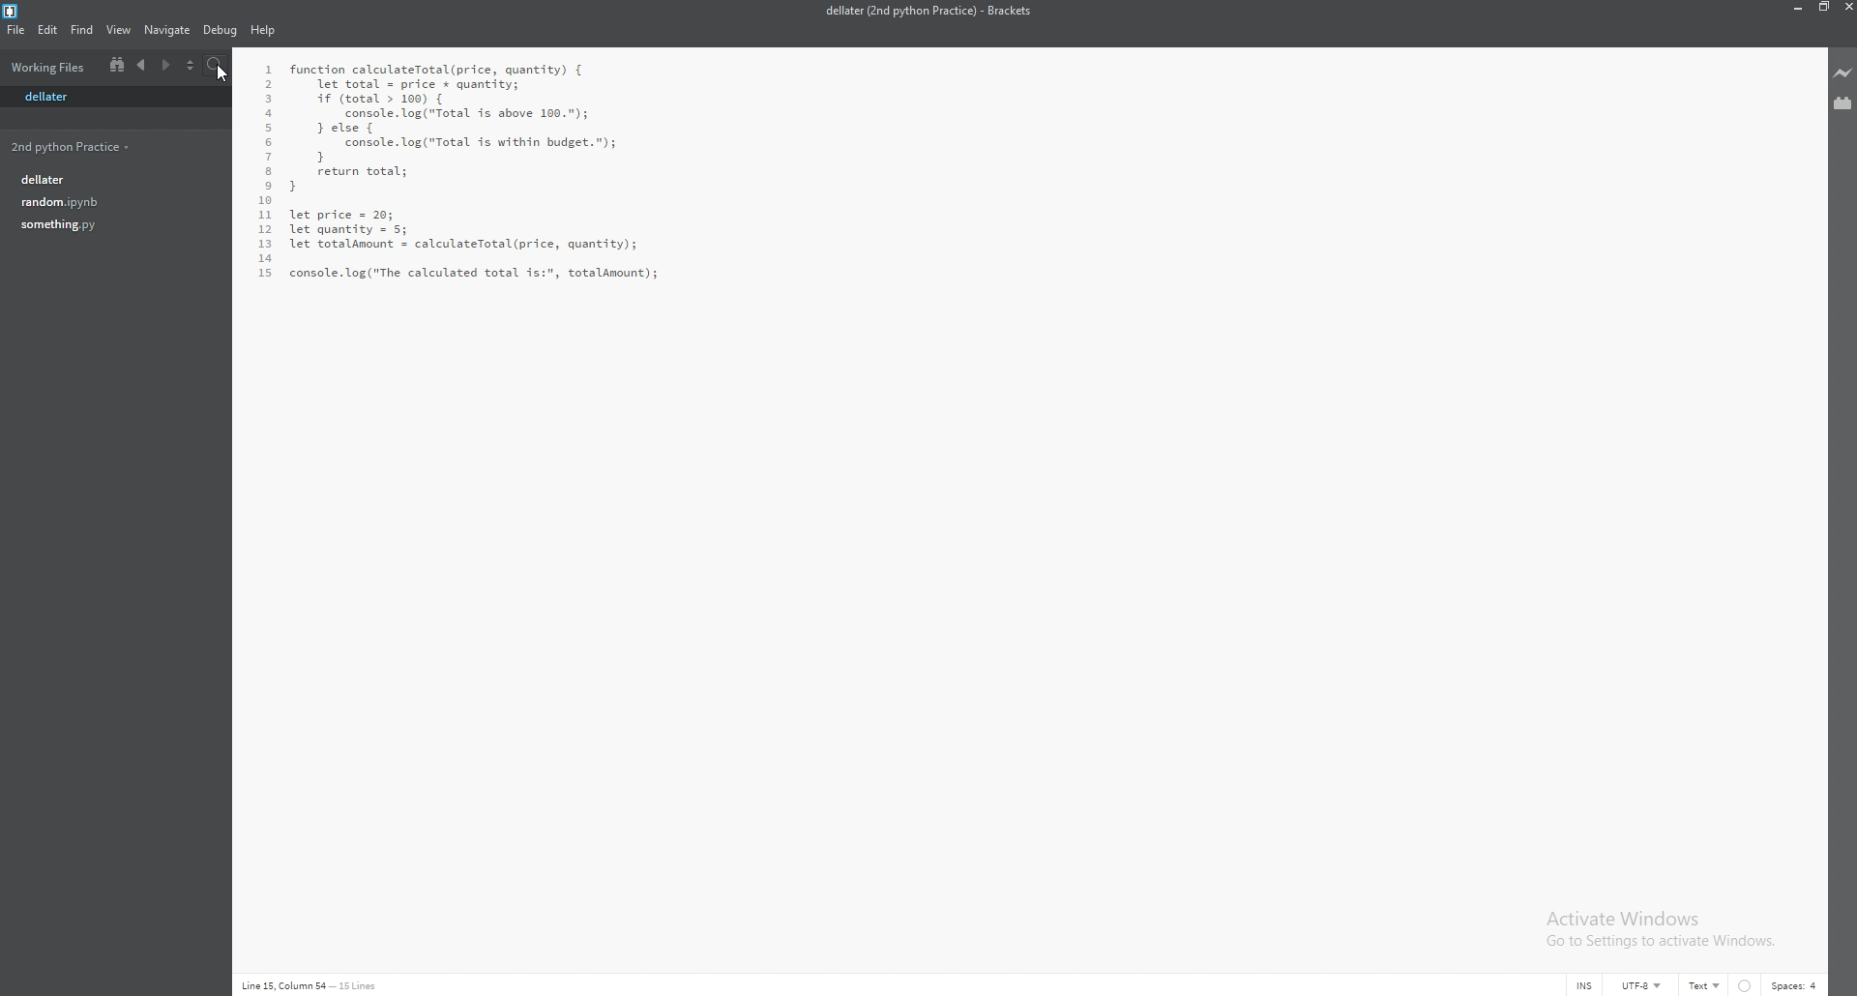 This screenshot has height=996, width=1857. I want to click on something.py, so click(110, 225).